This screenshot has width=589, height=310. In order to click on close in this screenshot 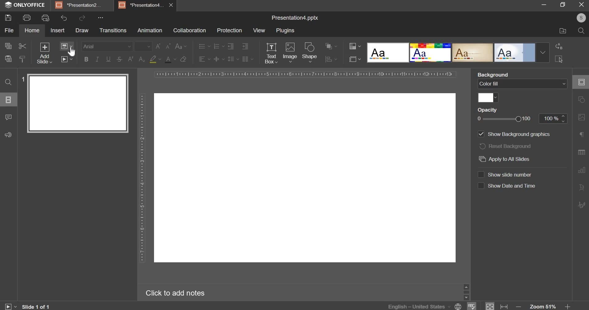, I will do `click(581, 4)`.